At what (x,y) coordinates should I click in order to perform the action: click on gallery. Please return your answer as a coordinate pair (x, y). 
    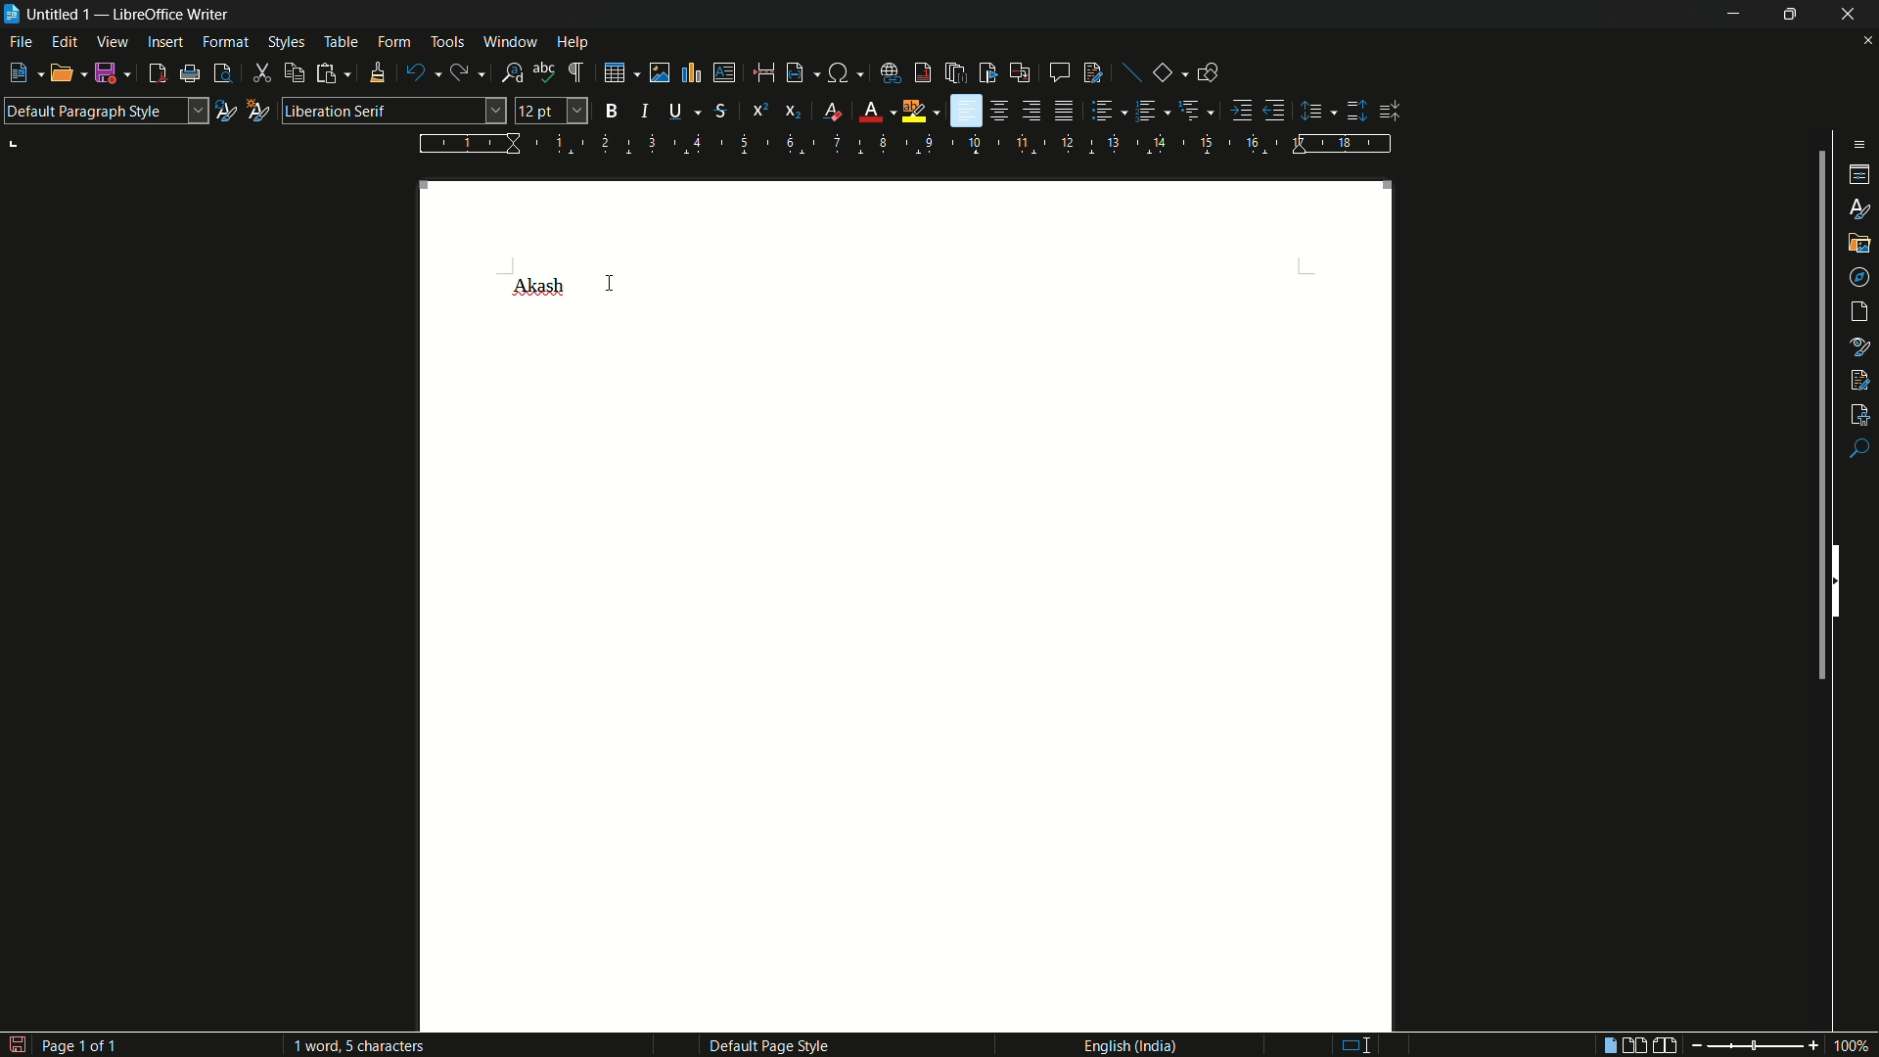
    Looking at the image, I should click on (1859, 241).